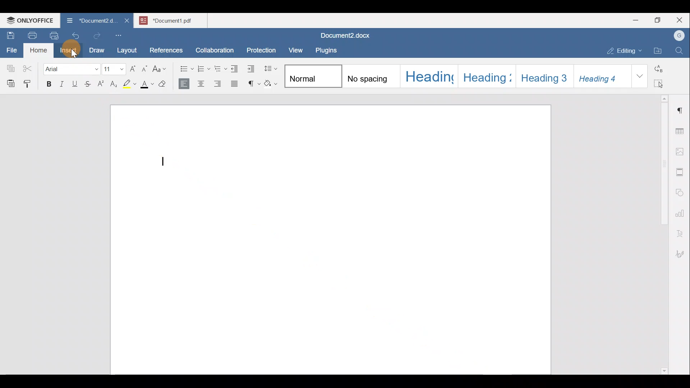 The width and height of the screenshot is (690, 388). What do you see at coordinates (115, 84) in the screenshot?
I see `Subscript` at bounding box center [115, 84].